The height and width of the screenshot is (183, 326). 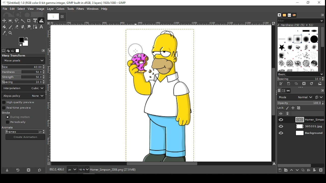 I want to click on duplicate layer, so click(x=303, y=171).